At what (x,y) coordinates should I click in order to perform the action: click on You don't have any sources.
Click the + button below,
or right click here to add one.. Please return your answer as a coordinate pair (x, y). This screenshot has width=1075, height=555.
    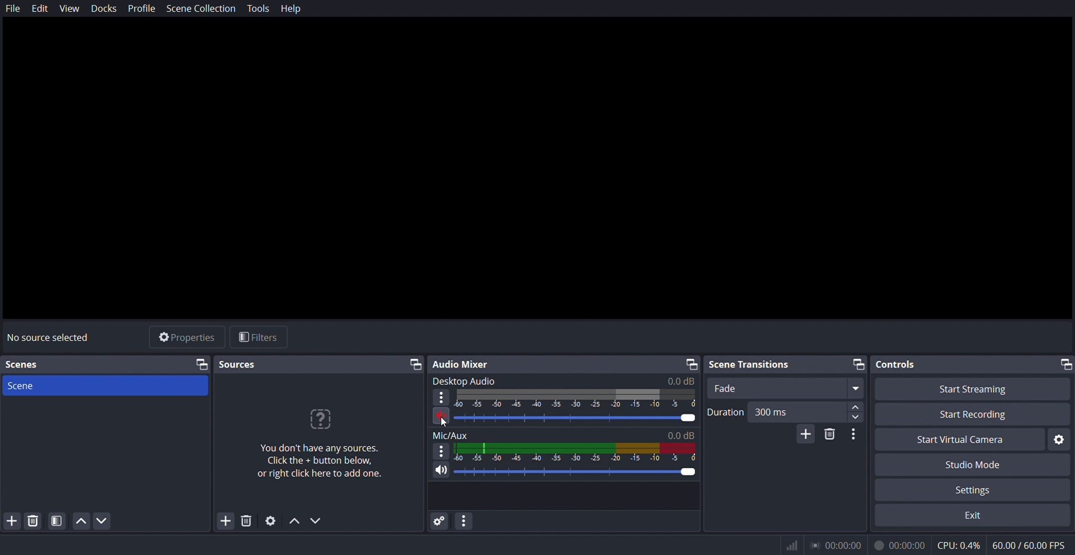
    Looking at the image, I should click on (320, 460).